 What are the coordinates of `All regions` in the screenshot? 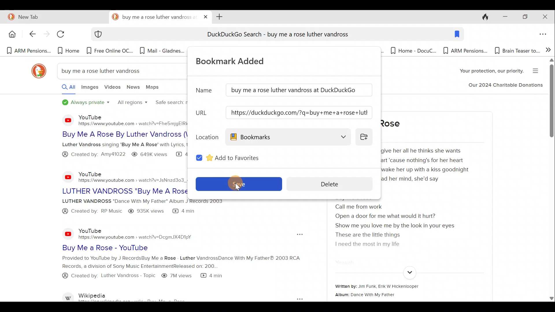 It's located at (132, 103).